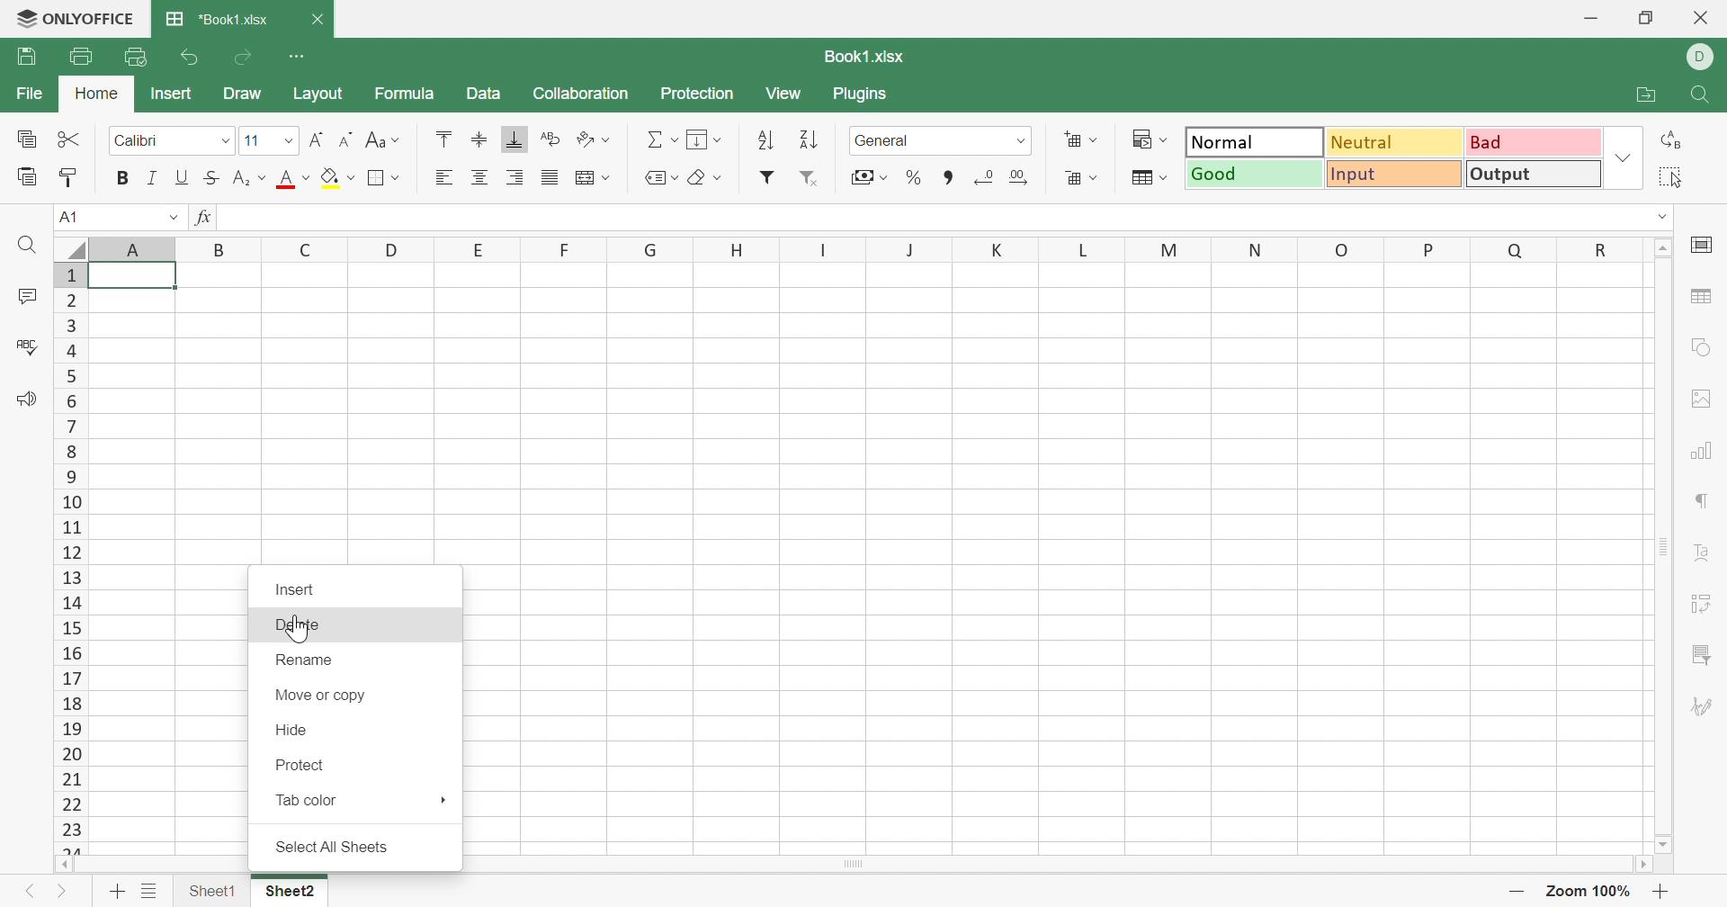  Describe the element at coordinates (578, 94) in the screenshot. I see `Collaboration` at that location.